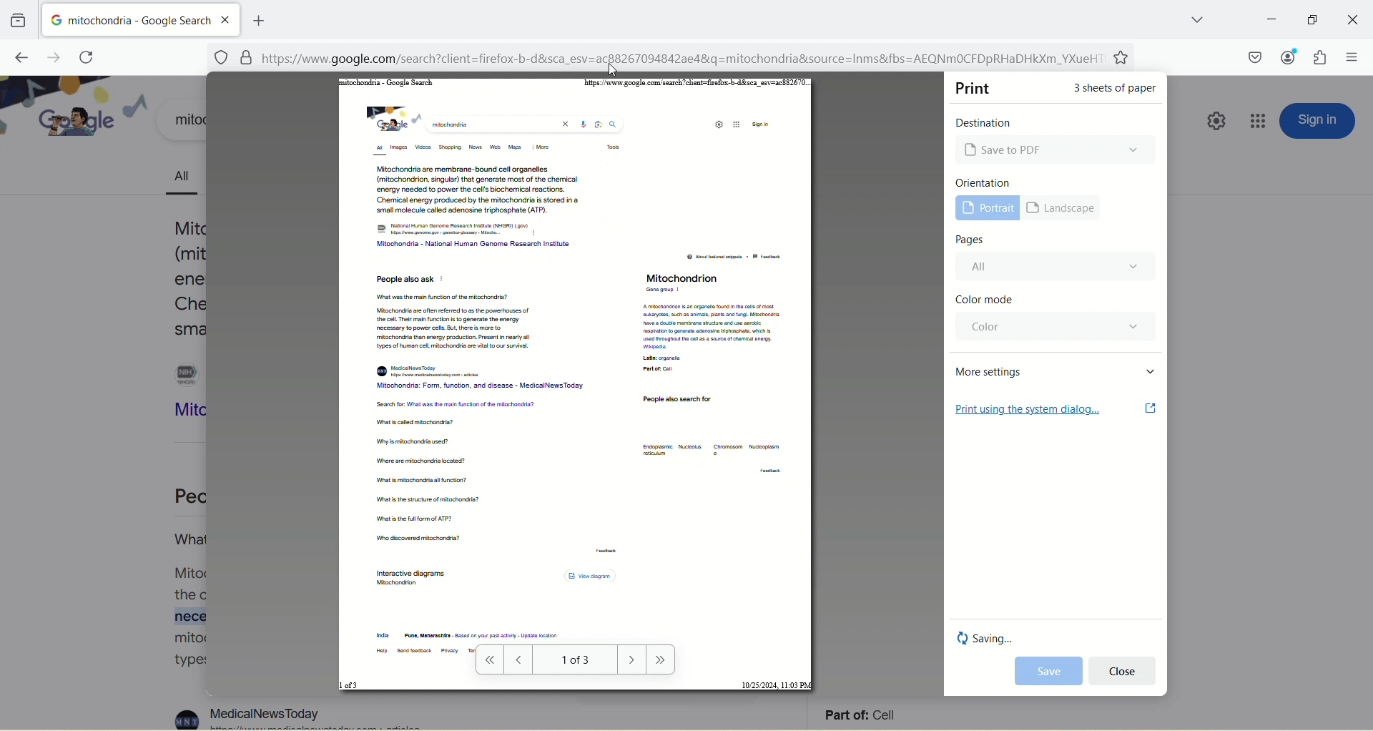 The height and width of the screenshot is (731, 1373). Describe the element at coordinates (987, 122) in the screenshot. I see `destination` at that location.